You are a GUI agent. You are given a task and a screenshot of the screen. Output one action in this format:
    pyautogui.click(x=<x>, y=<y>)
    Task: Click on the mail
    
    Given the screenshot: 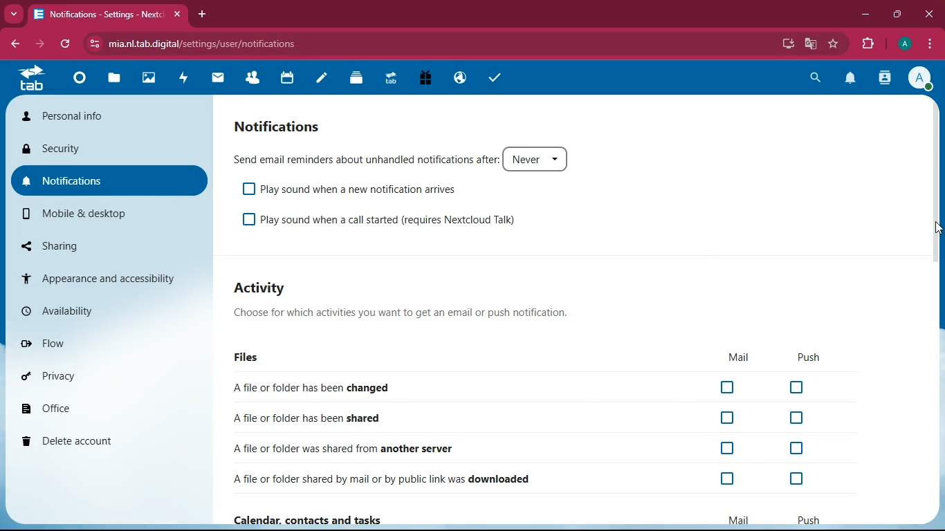 What is the action you would take?
    pyautogui.click(x=218, y=77)
    